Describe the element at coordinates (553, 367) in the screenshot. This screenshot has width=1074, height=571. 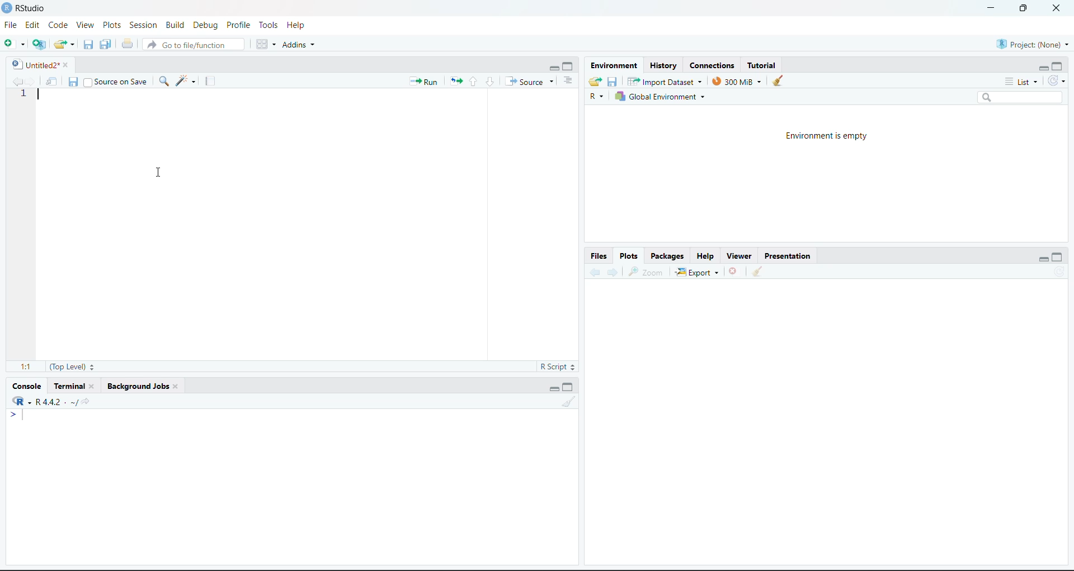
I see `R Script ` at that location.